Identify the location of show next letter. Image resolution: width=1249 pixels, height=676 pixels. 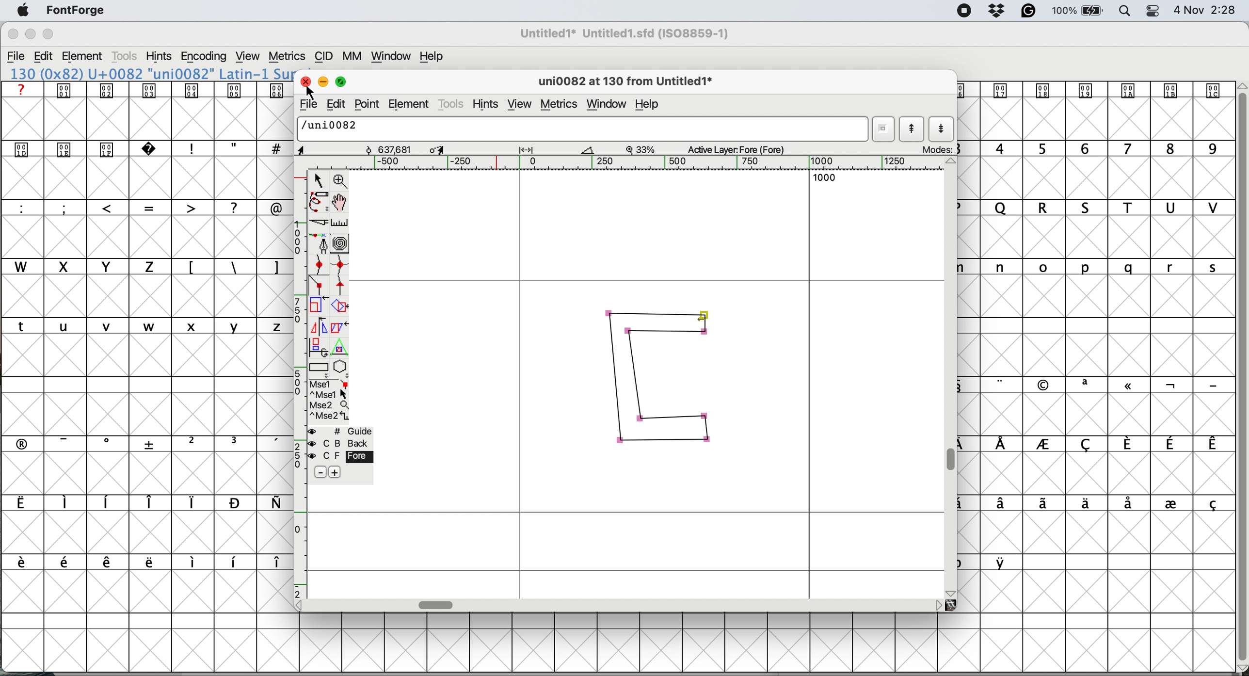
(942, 129).